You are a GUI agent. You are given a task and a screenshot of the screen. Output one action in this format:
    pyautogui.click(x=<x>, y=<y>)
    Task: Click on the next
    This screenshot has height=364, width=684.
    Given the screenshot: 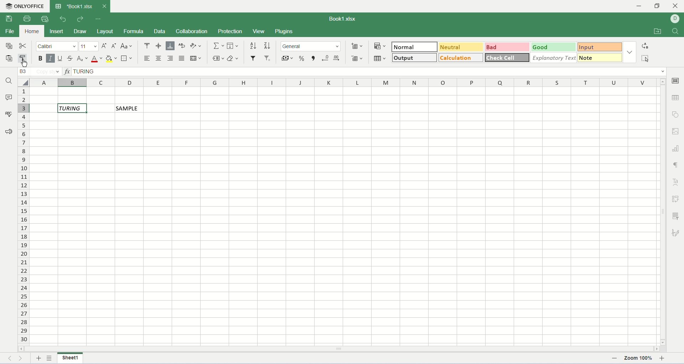 What is the action you would take?
    pyautogui.click(x=22, y=359)
    